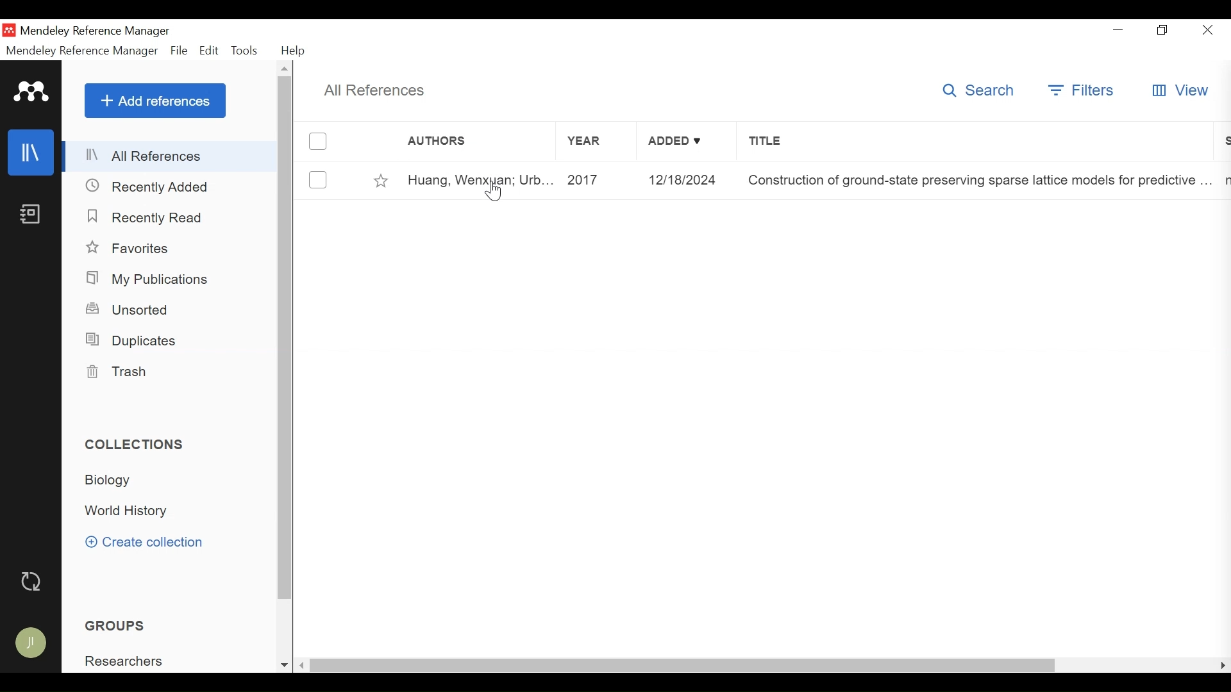 Image resolution: width=1231 pixels, height=692 pixels. Describe the element at coordinates (286, 339) in the screenshot. I see `Vertical Scroll bar` at that location.